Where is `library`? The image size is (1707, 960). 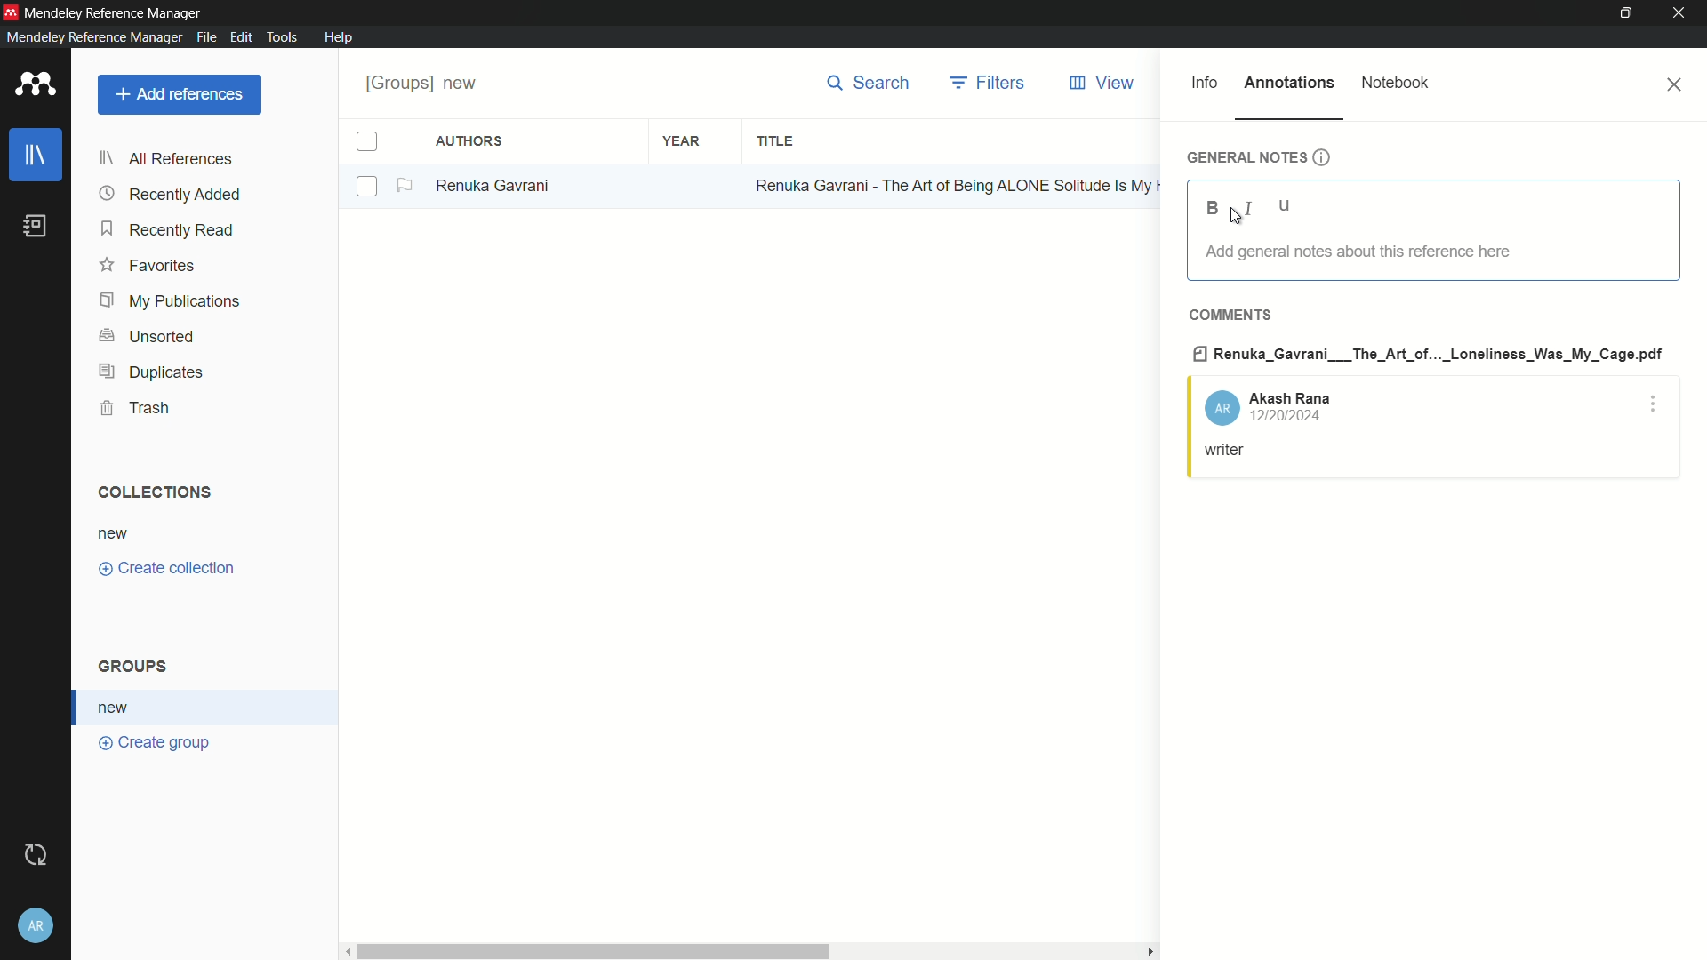 library is located at coordinates (36, 155).